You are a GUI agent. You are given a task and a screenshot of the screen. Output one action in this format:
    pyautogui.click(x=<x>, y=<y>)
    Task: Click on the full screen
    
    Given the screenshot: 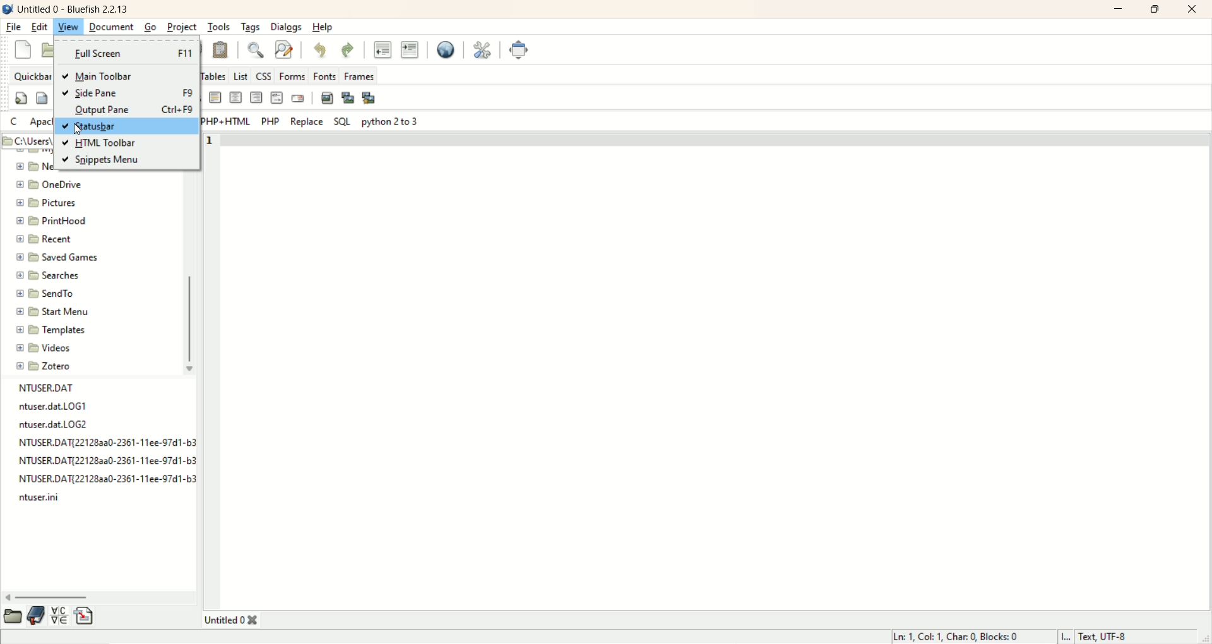 What is the action you would take?
    pyautogui.click(x=128, y=54)
    